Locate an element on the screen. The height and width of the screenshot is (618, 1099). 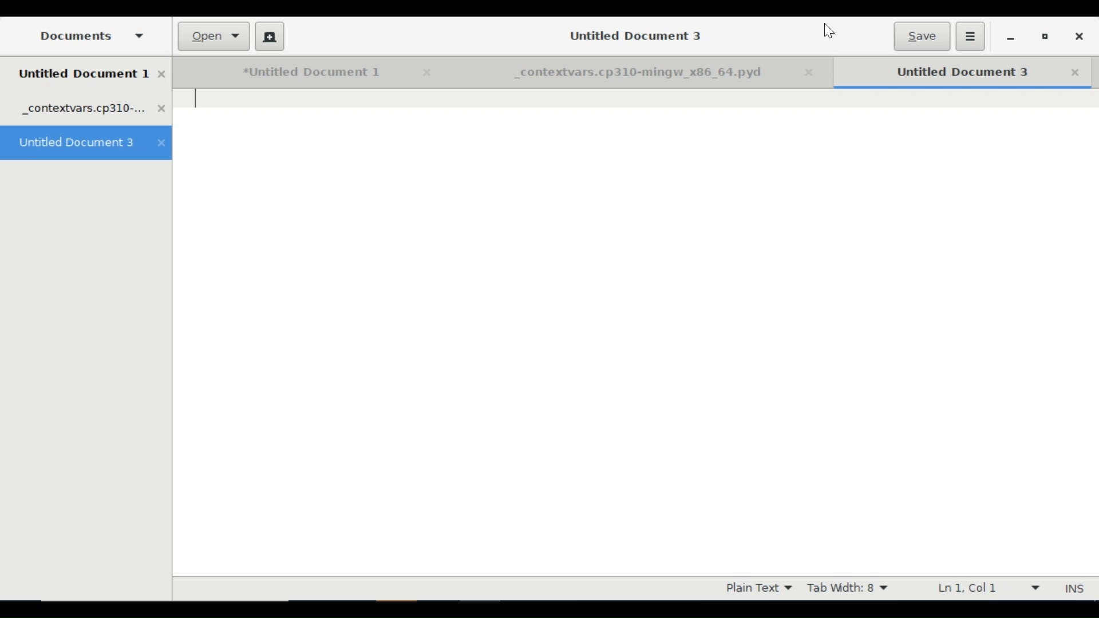
minimize is located at coordinates (1010, 38).